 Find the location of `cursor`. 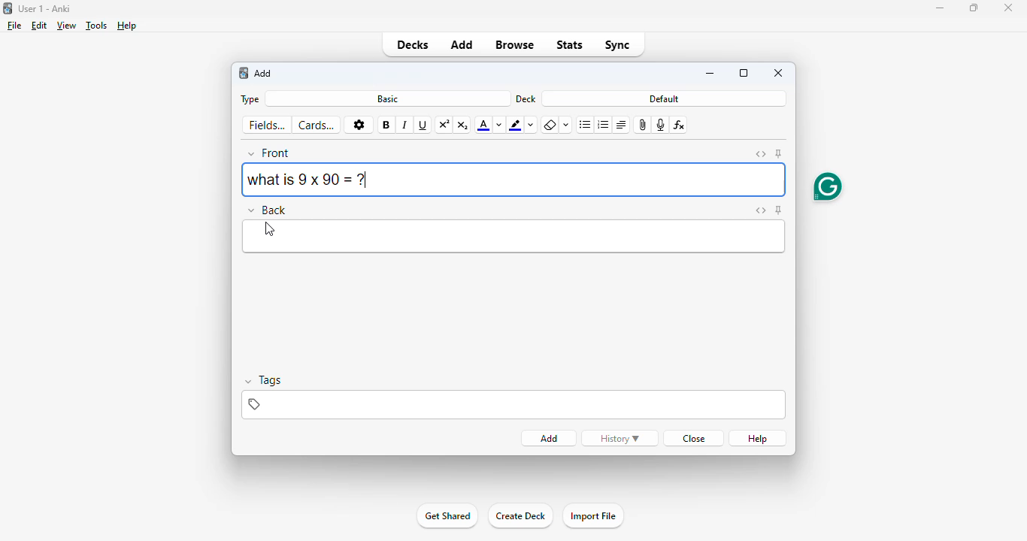

cursor is located at coordinates (271, 228).